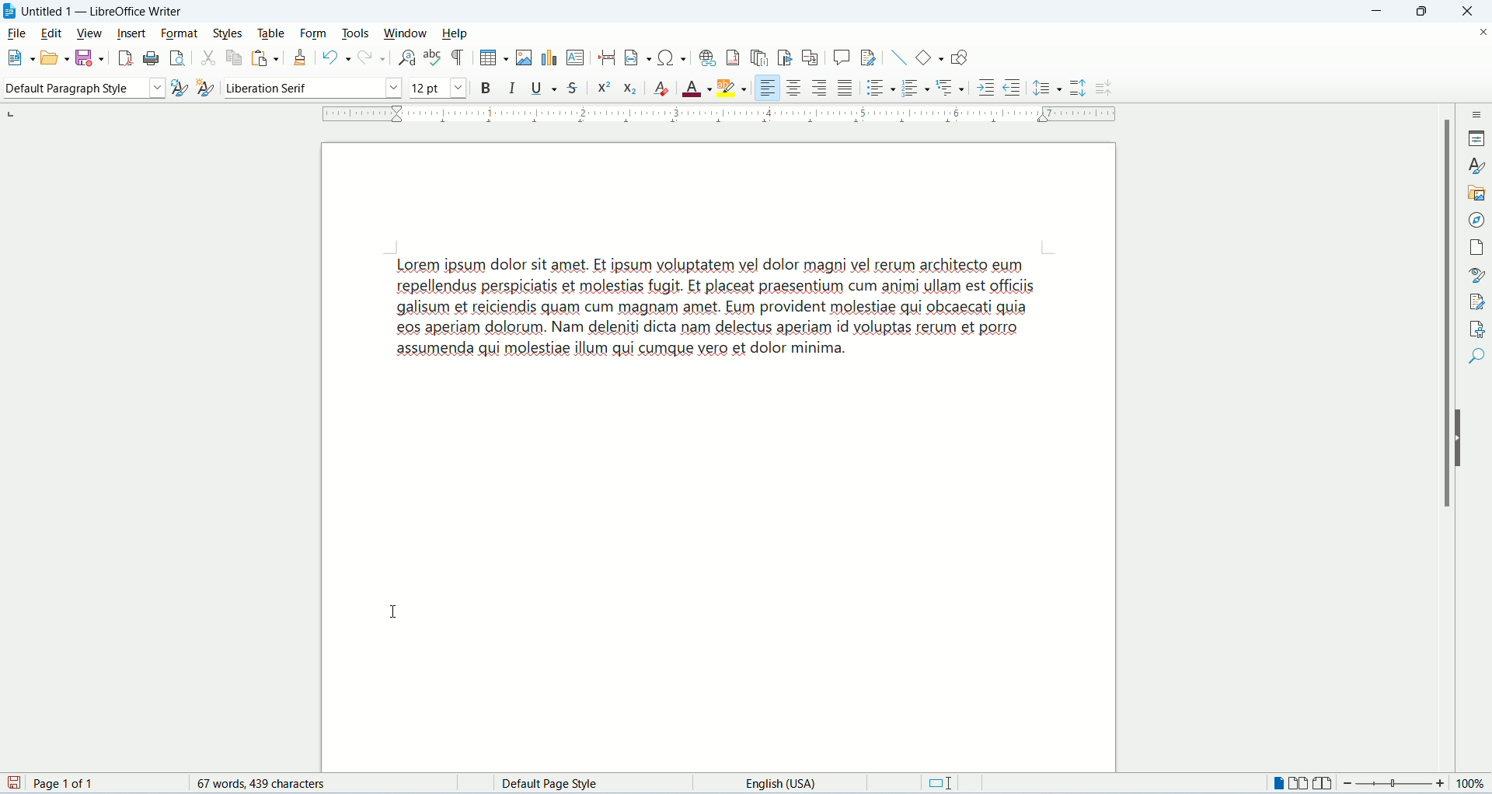 The height and width of the screenshot is (794, 1492). I want to click on spelling, so click(431, 60).